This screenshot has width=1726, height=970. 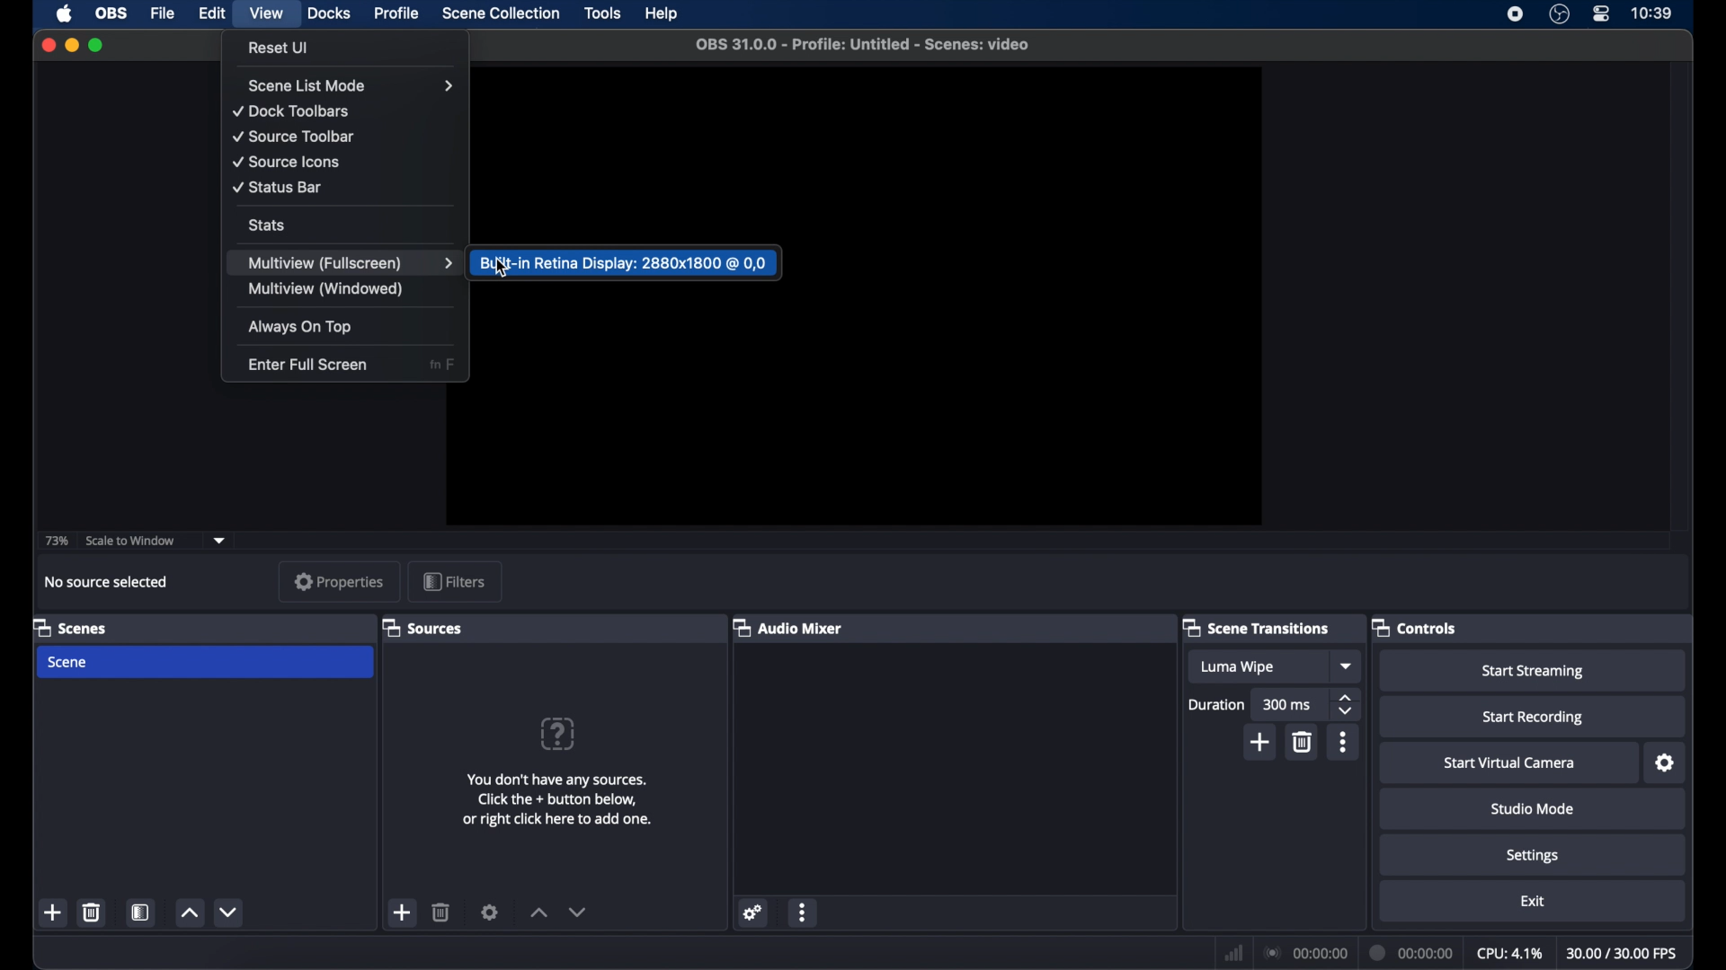 I want to click on add, so click(x=403, y=913).